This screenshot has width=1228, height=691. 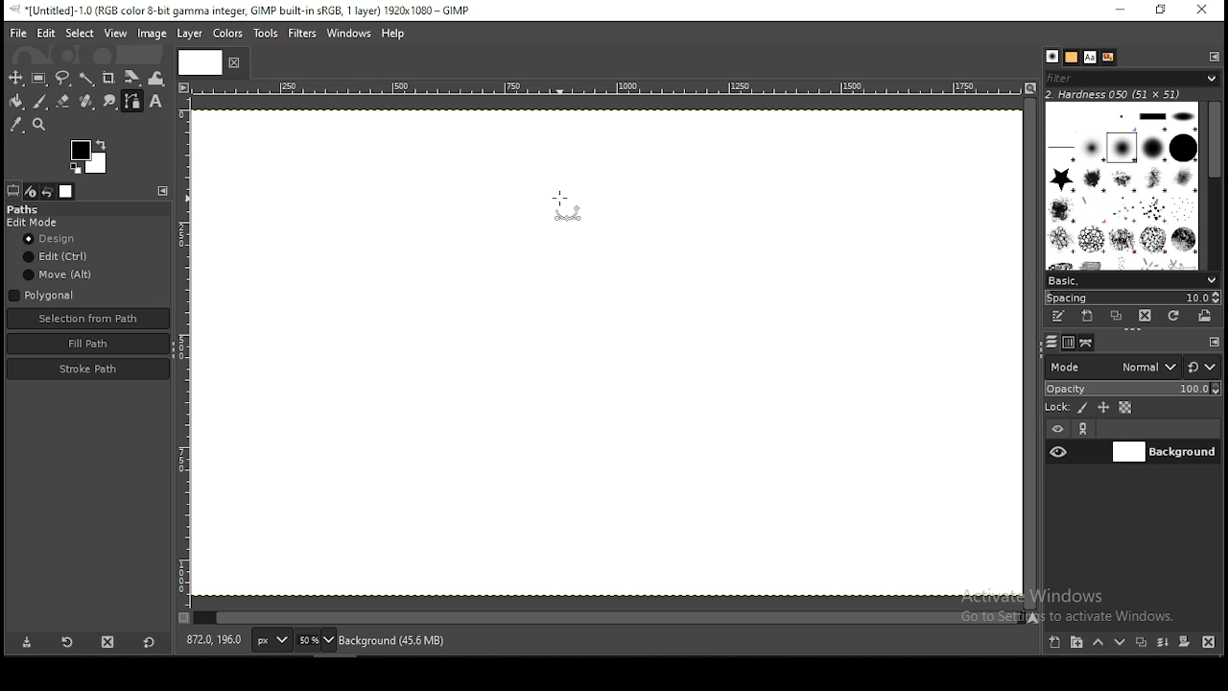 I want to click on paths tool, so click(x=132, y=102).